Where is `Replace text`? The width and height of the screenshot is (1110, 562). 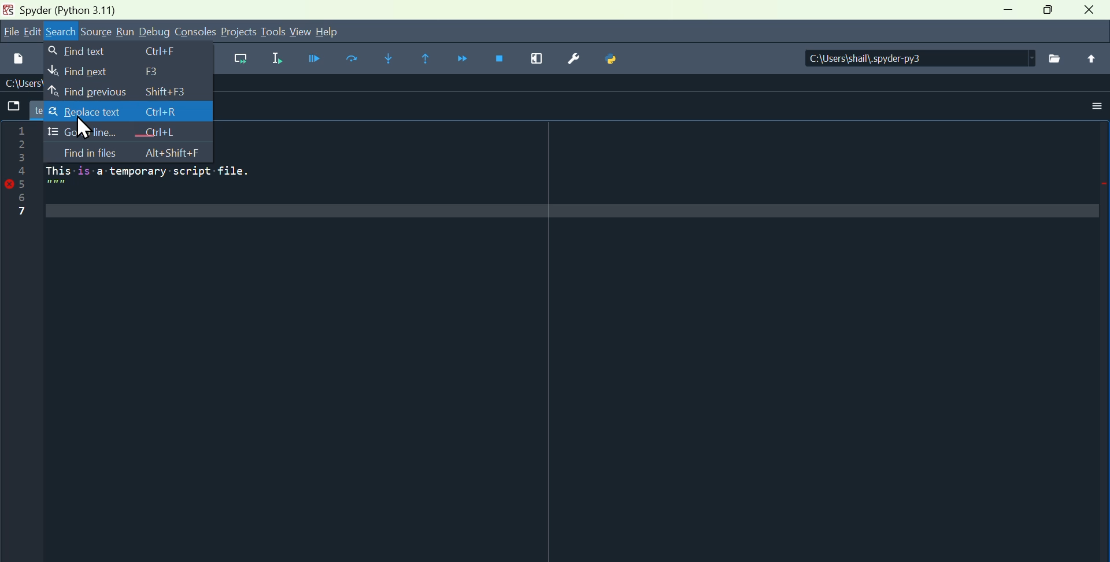
Replace text is located at coordinates (124, 112).